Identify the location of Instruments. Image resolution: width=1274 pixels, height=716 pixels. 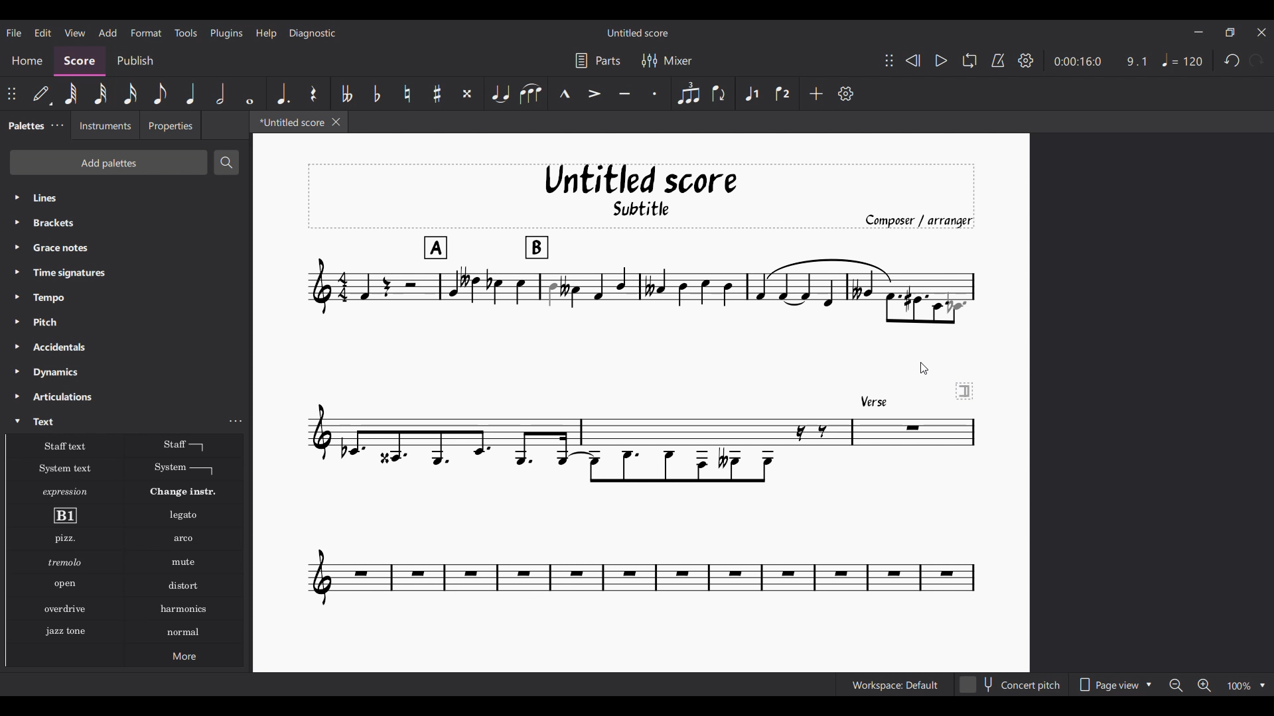
(104, 125).